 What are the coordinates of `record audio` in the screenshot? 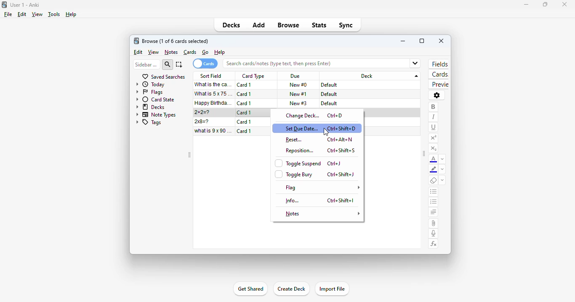 It's located at (434, 233).